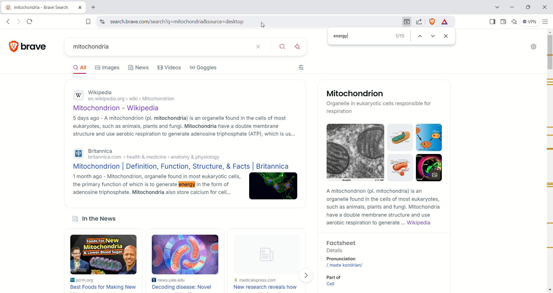  I want to click on close, so click(545, 7).